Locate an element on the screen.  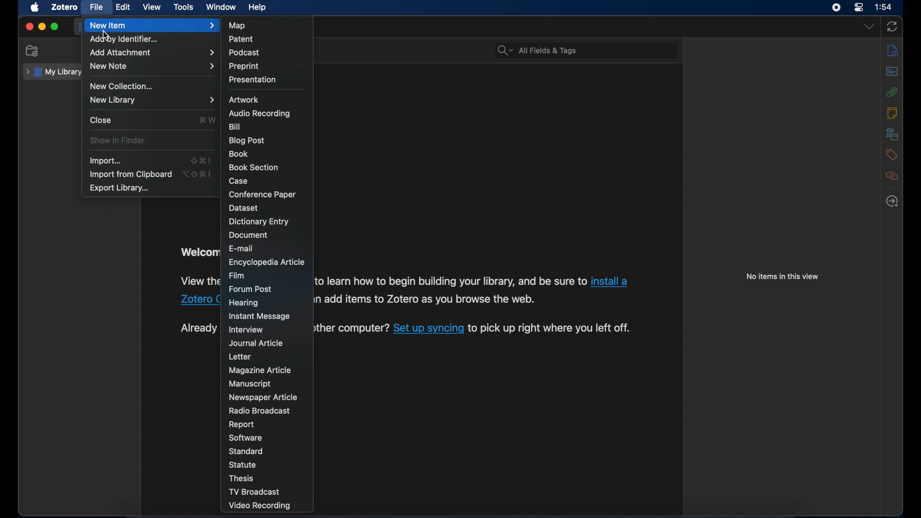
new note is located at coordinates (151, 66).